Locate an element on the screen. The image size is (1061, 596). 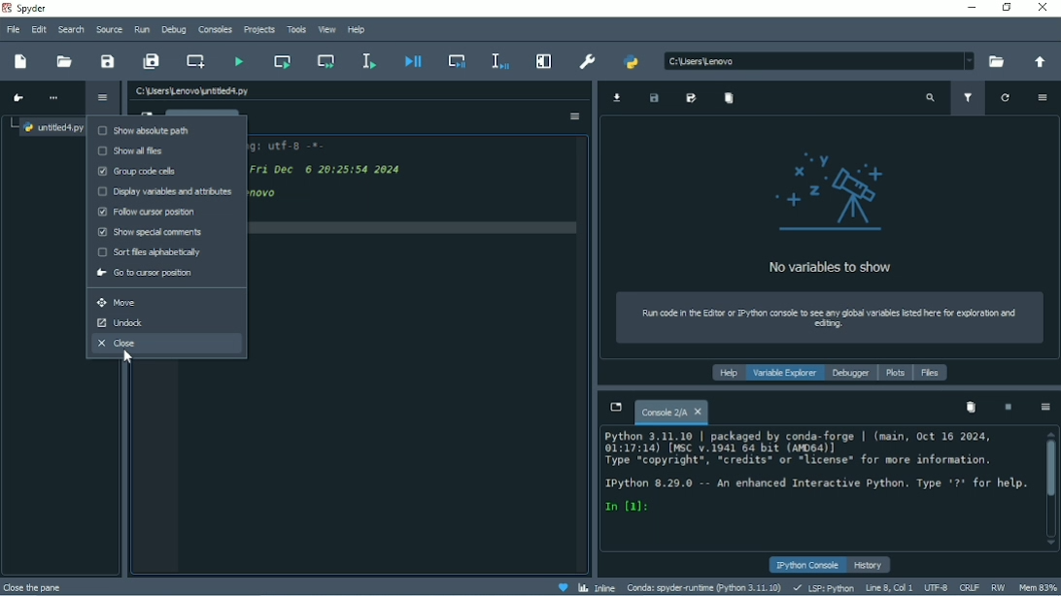
Sort files alphabetically is located at coordinates (153, 252).